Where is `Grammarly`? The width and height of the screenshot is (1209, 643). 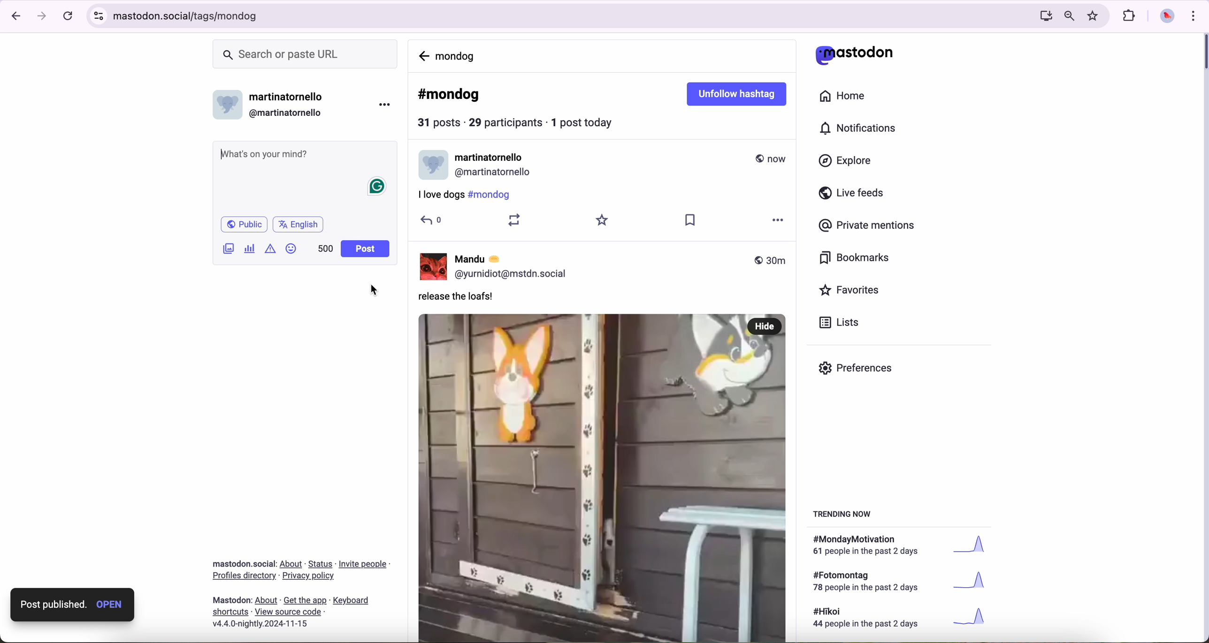
Grammarly is located at coordinates (376, 187).